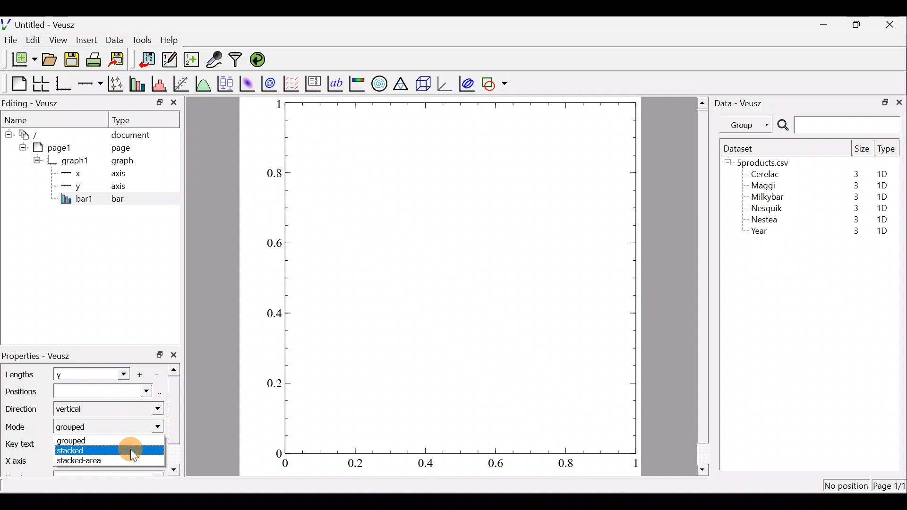  What do you see at coordinates (854, 186) in the screenshot?
I see `3` at bounding box center [854, 186].